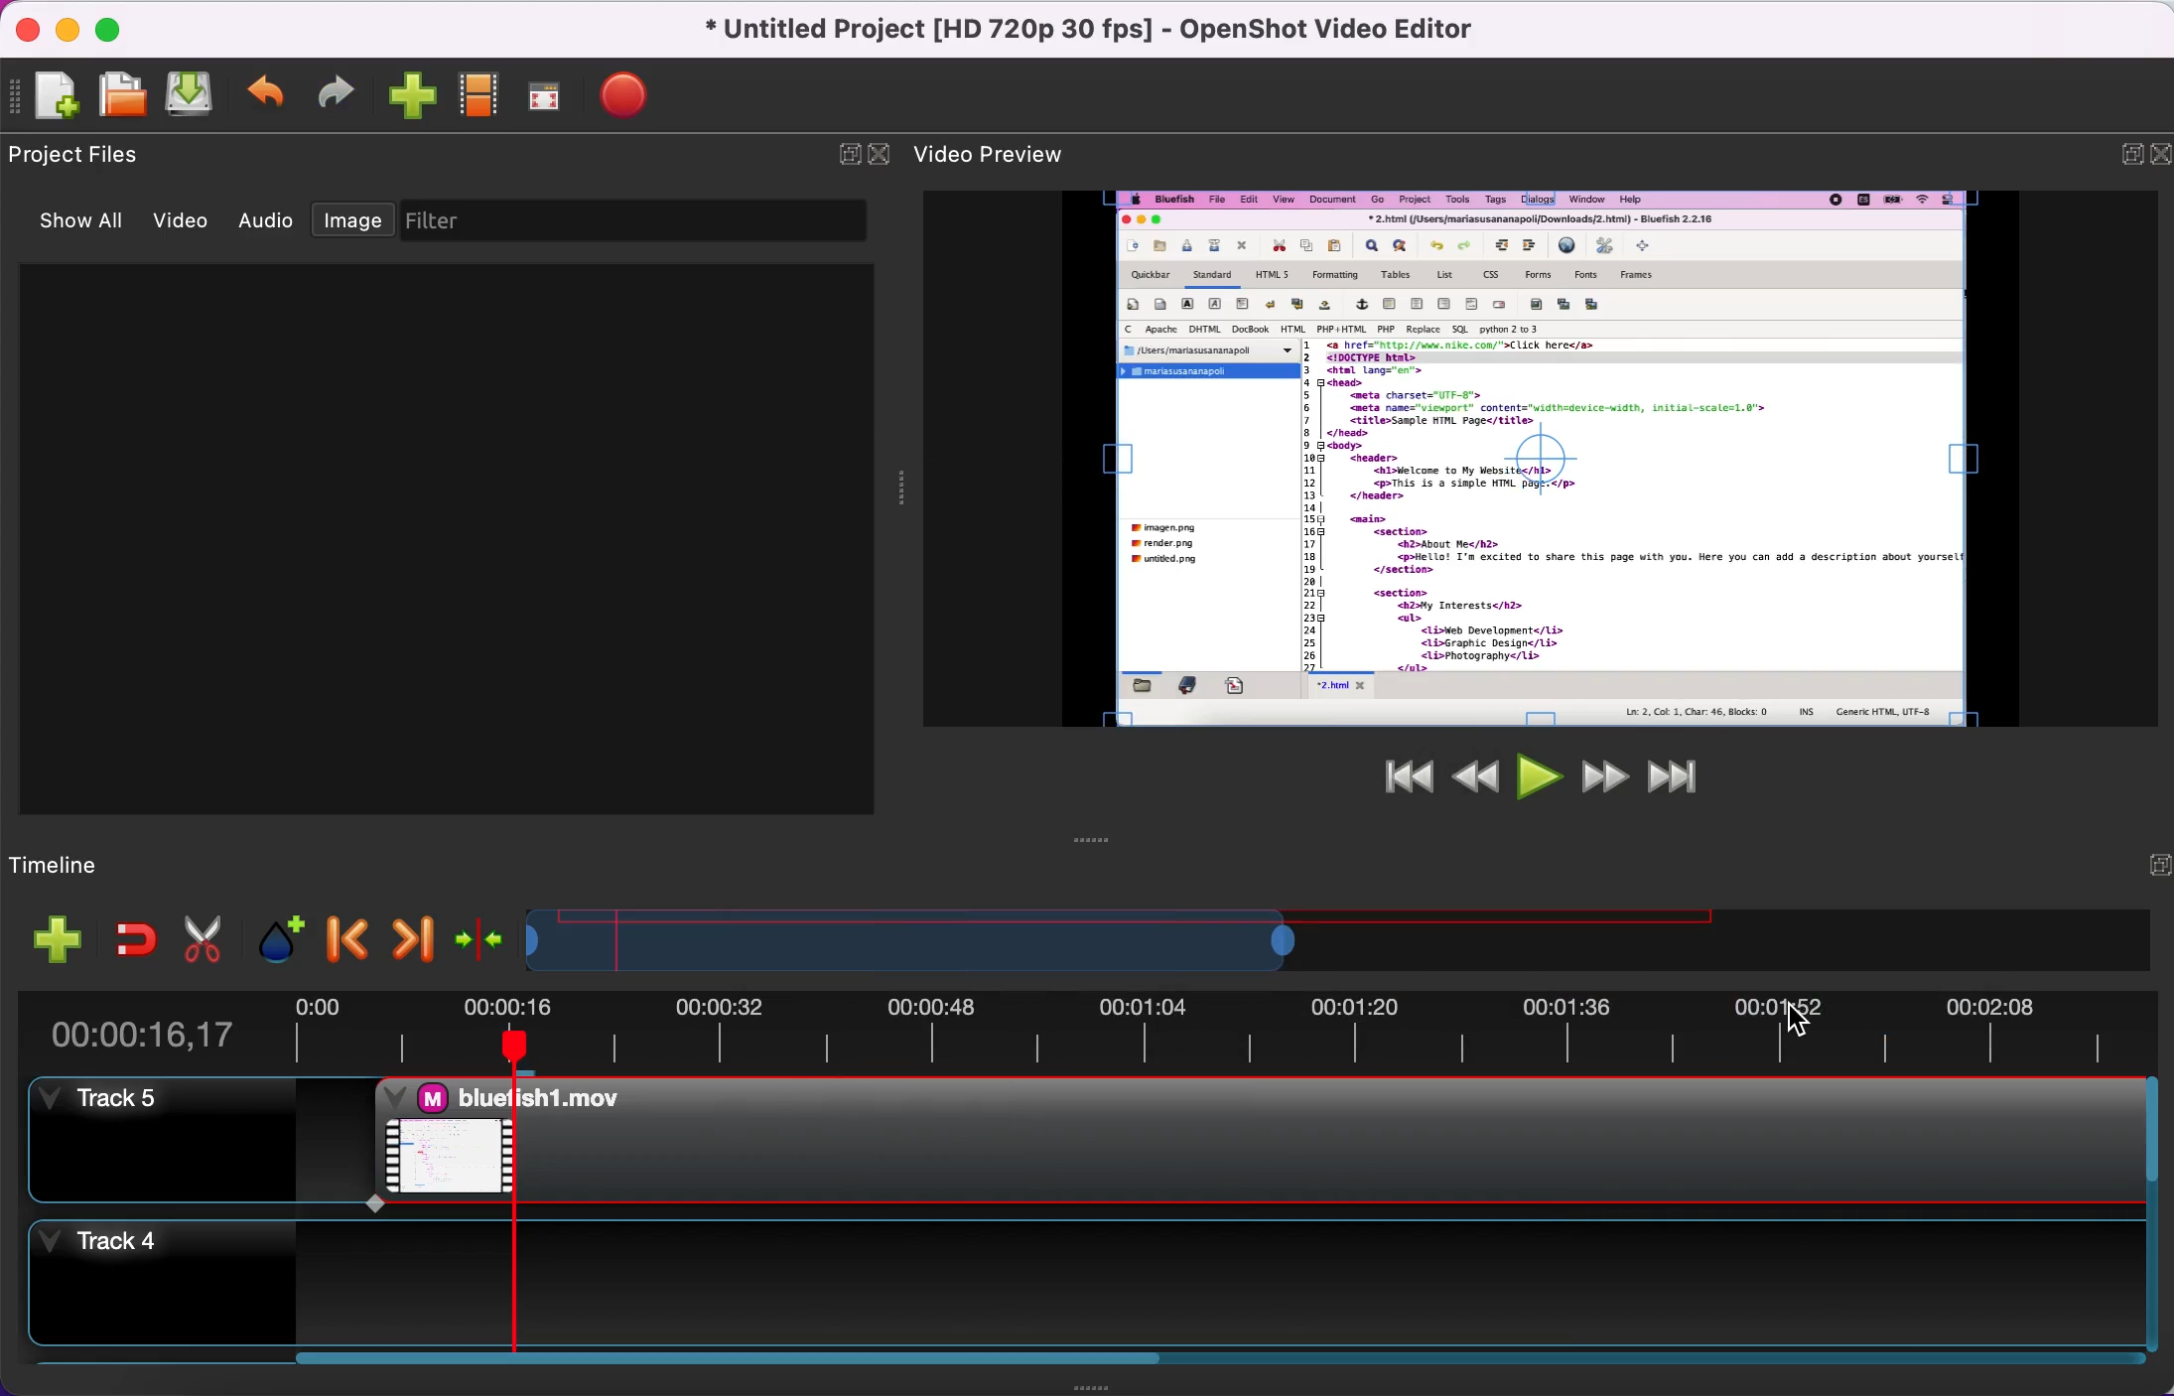 This screenshot has height=1396, width=2174. What do you see at coordinates (57, 99) in the screenshot?
I see `new project` at bounding box center [57, 99].